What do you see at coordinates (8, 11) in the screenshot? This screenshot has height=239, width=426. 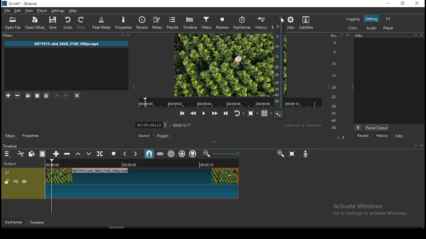 I see `file` at bounding box center [8, 11].